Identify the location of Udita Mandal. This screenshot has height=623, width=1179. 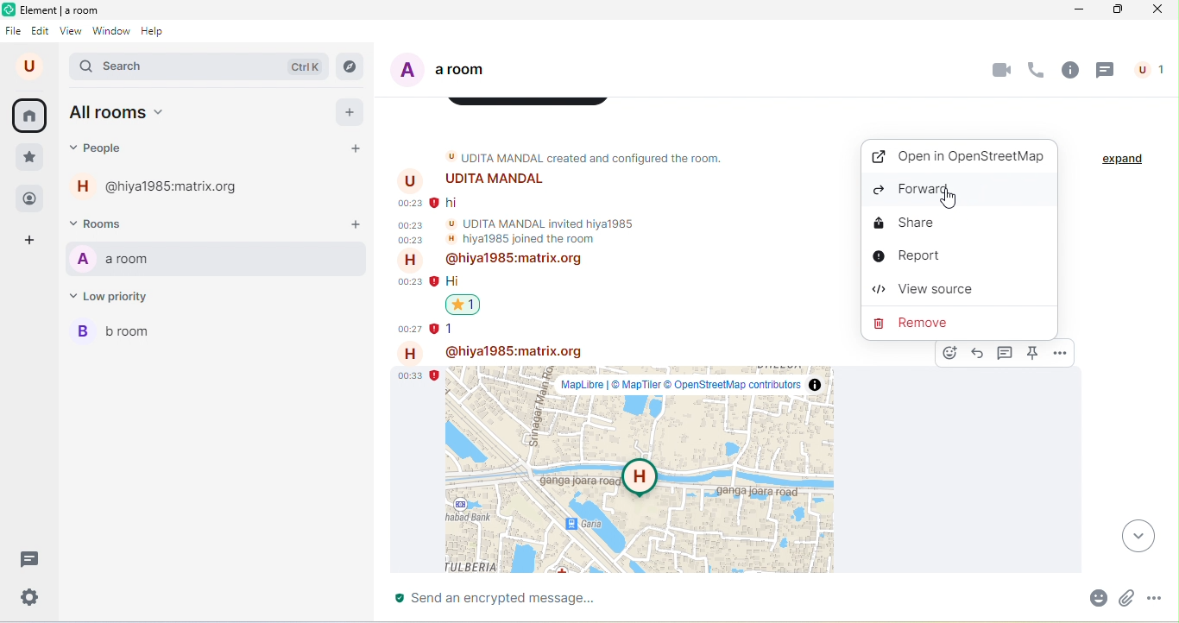
(470, 180).